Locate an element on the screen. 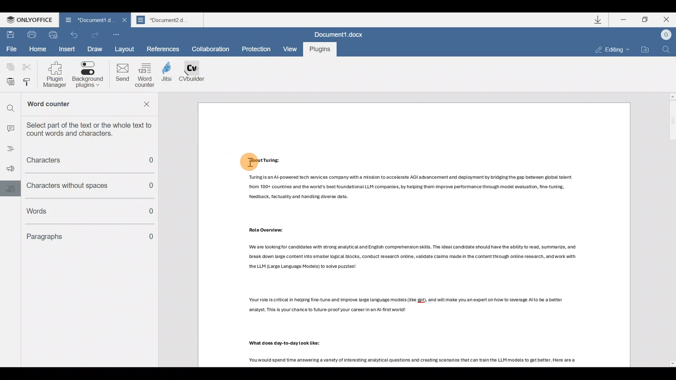 The image size is (676, 380). Paste is located at coordinates (8, 83).